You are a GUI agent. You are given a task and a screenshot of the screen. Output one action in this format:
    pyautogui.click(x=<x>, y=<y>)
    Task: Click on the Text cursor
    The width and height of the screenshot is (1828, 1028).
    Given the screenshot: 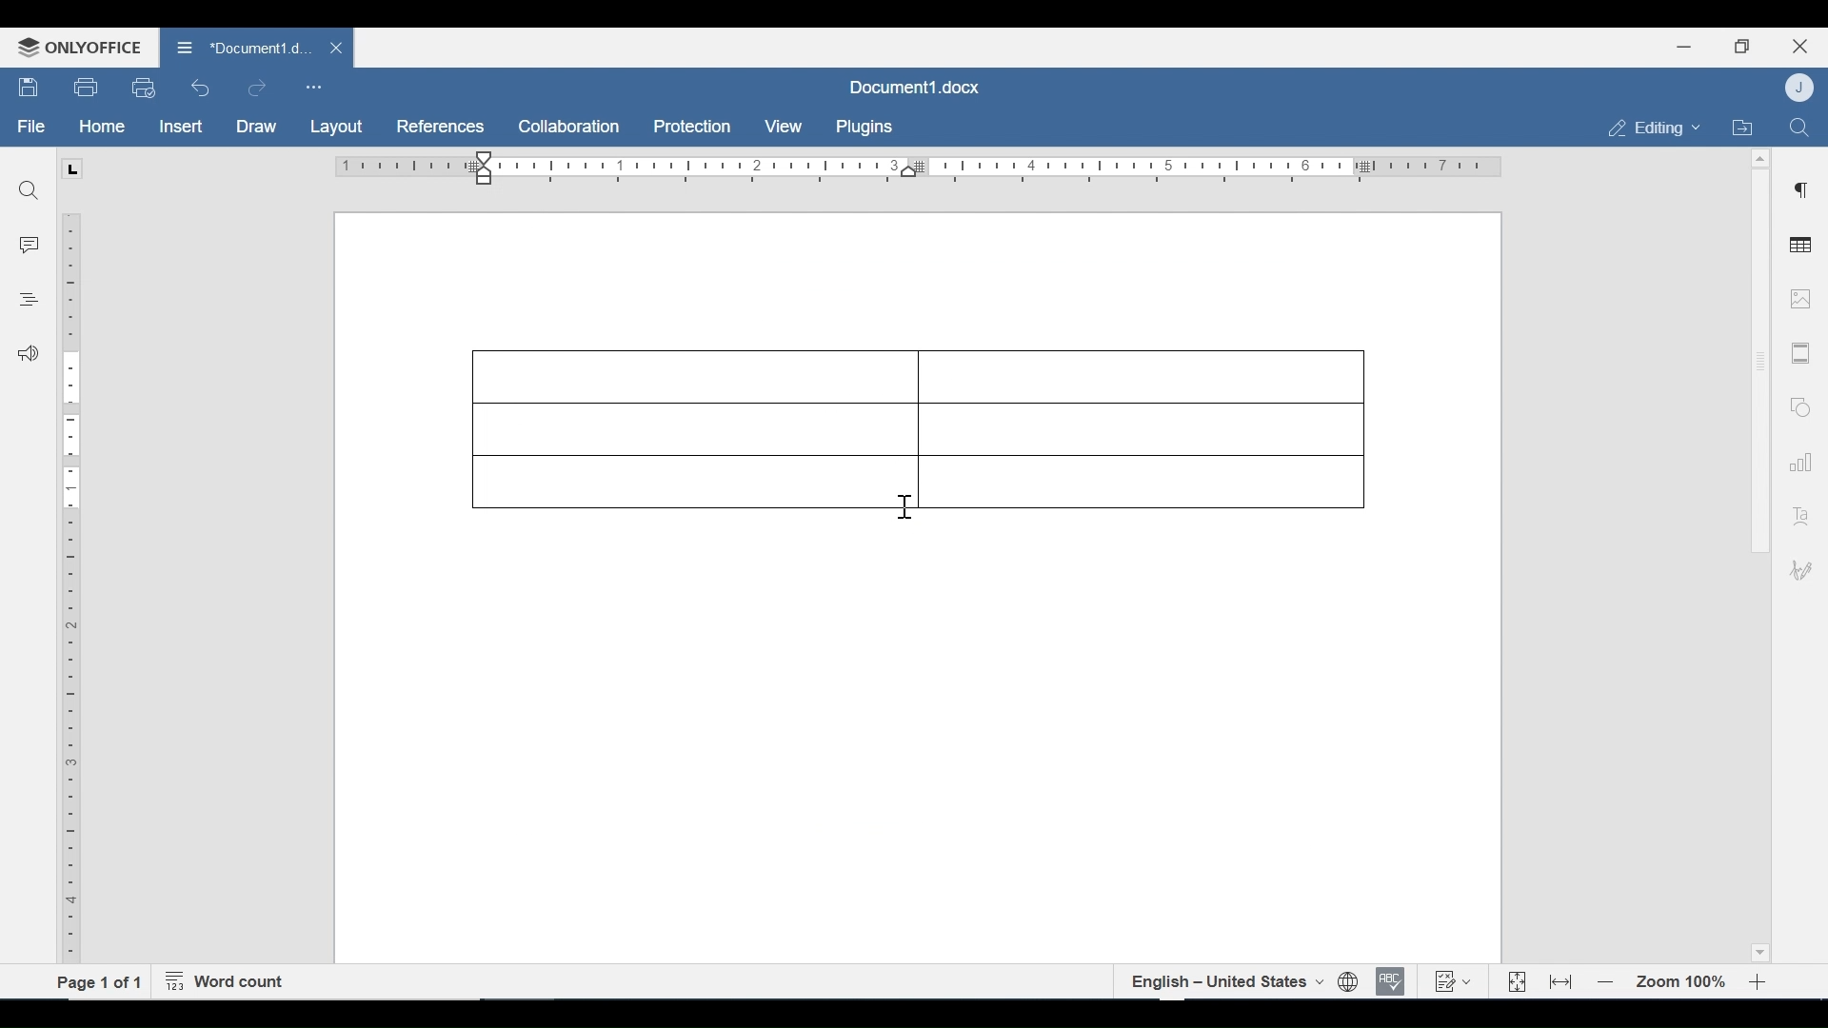 What is the action you would take?
    pyautogui.click(x=906, y=506)
    